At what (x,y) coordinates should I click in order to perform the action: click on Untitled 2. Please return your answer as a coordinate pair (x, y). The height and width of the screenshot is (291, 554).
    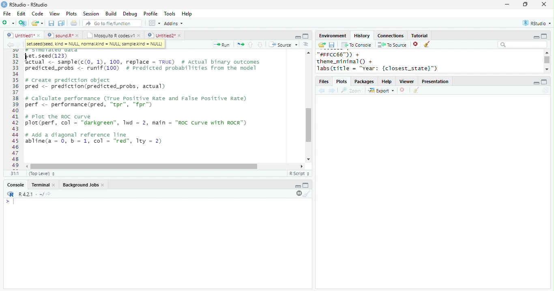
    Looking at the image, I should click on (161, 35).